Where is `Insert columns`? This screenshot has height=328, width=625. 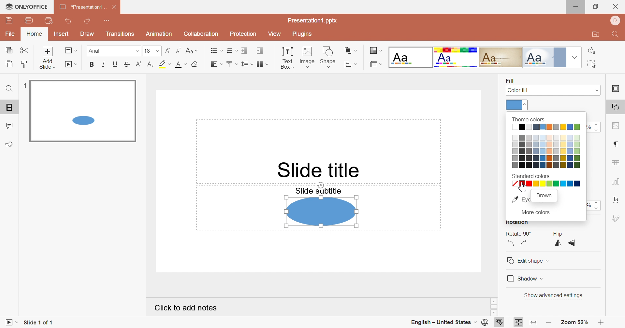 Insert columns is located at coordinates (263, 64).